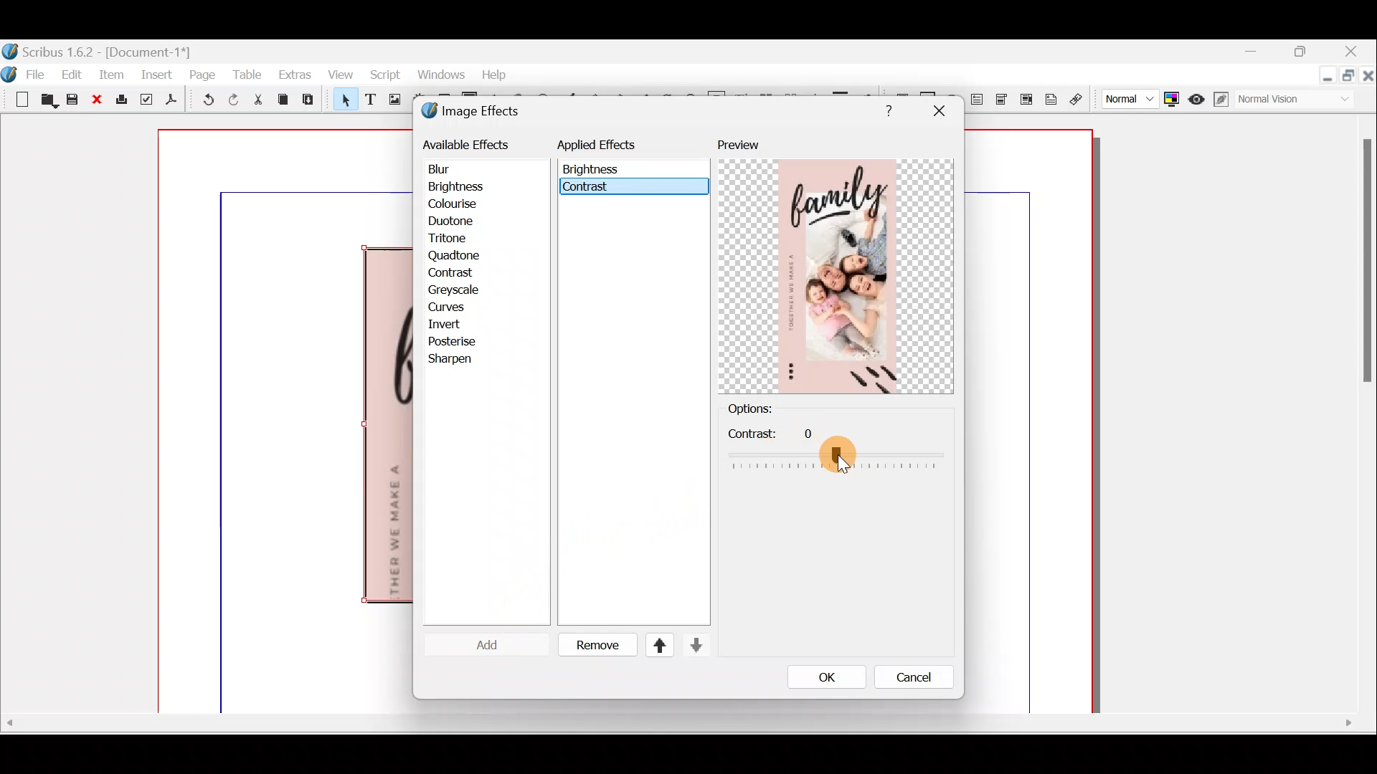  I want to click on Quatone, so click(454, 256).